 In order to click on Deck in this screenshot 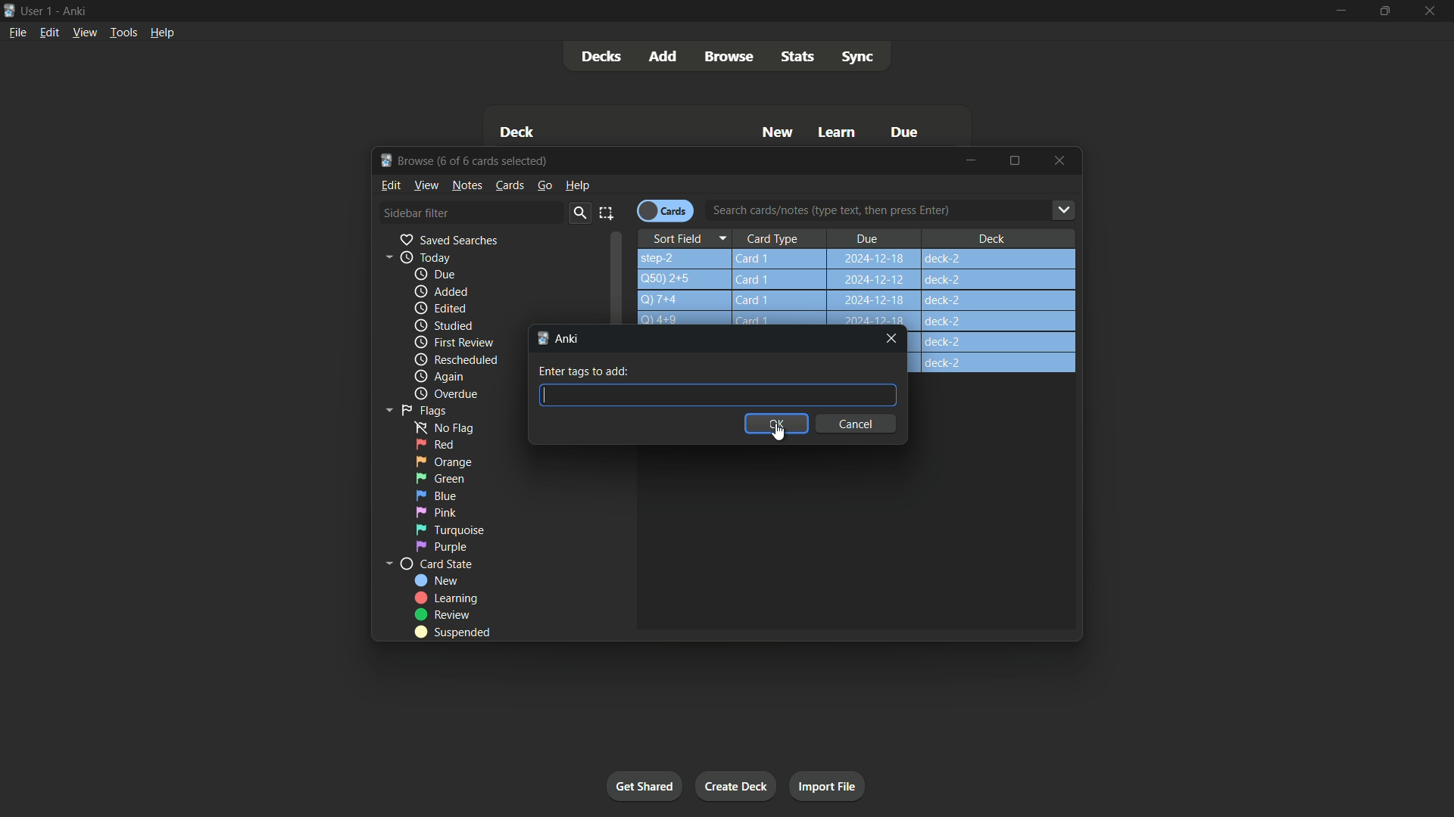, I will do `click(519, 132)`.